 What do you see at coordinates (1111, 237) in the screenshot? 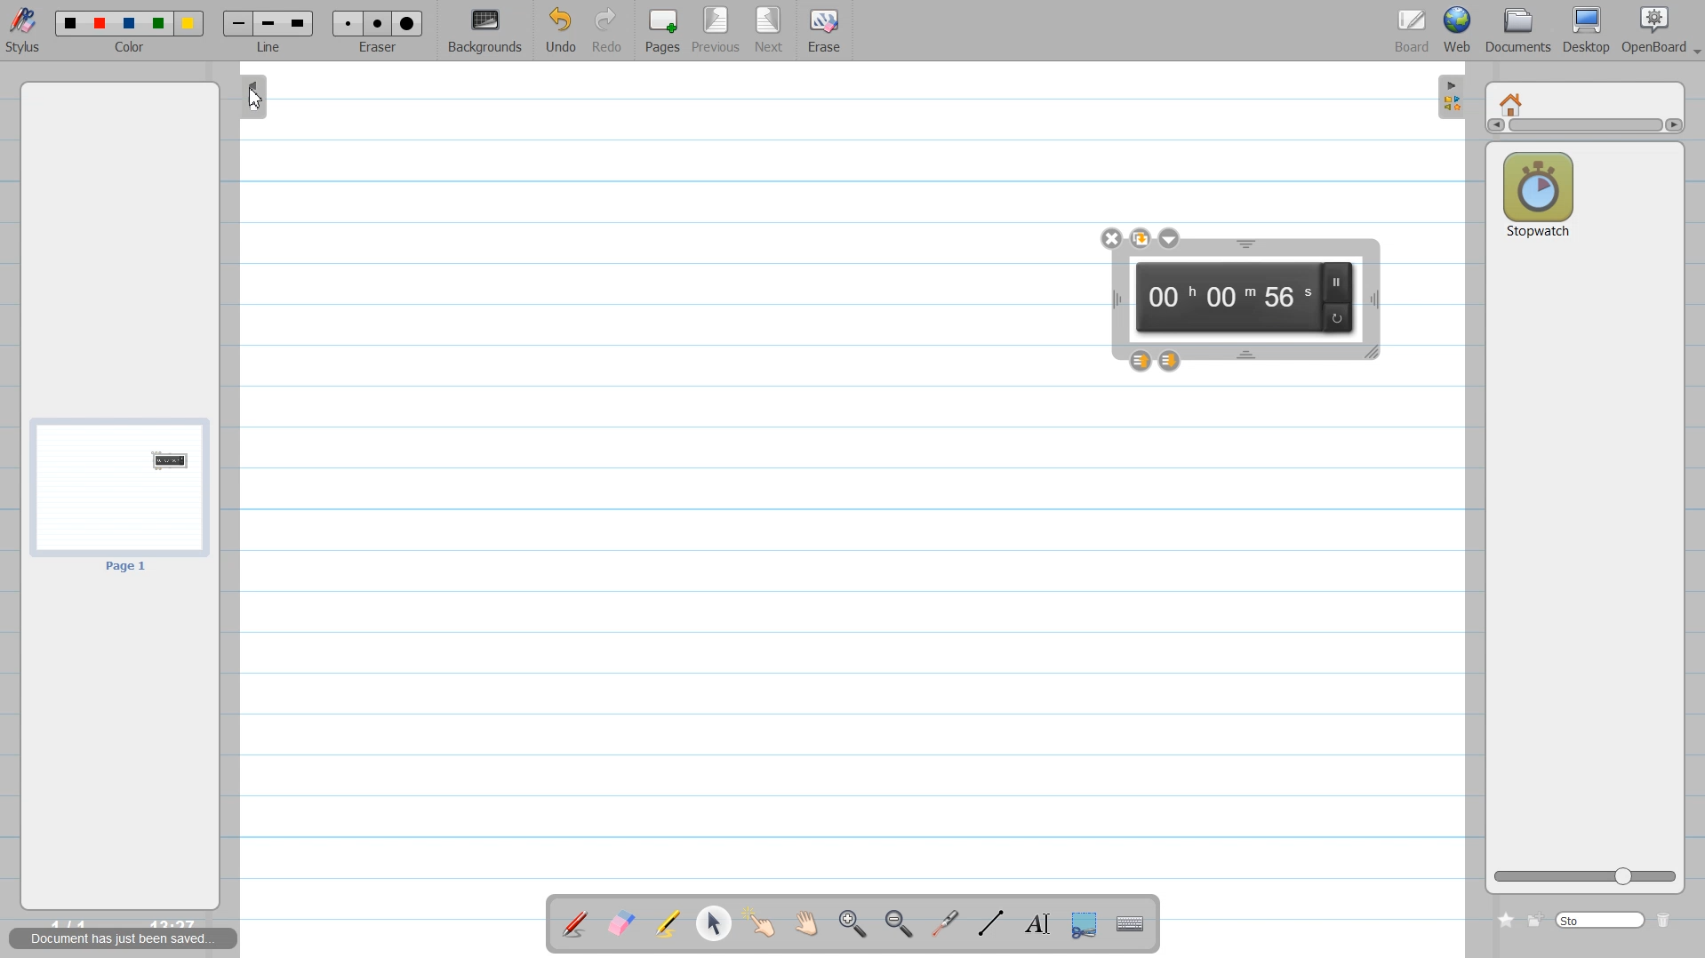
I see `close` at bounding box center [1111, 237].